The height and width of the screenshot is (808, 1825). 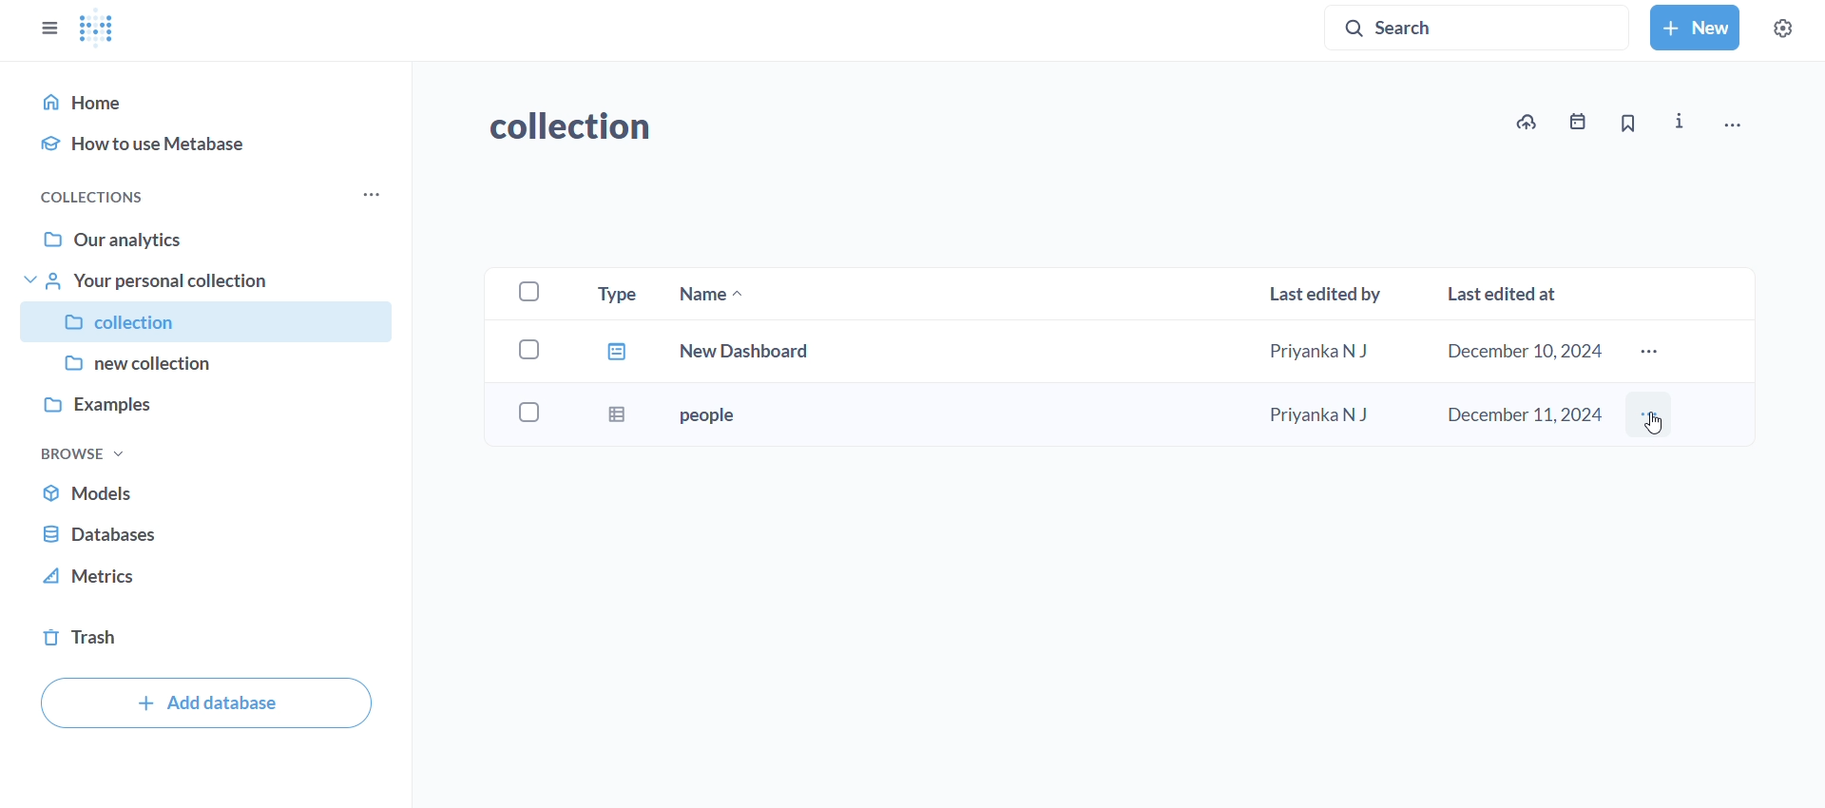 What do you see at coordinates (530, 345) in the screenshot?
I see `checkbox` at bounding box center [530, 345].